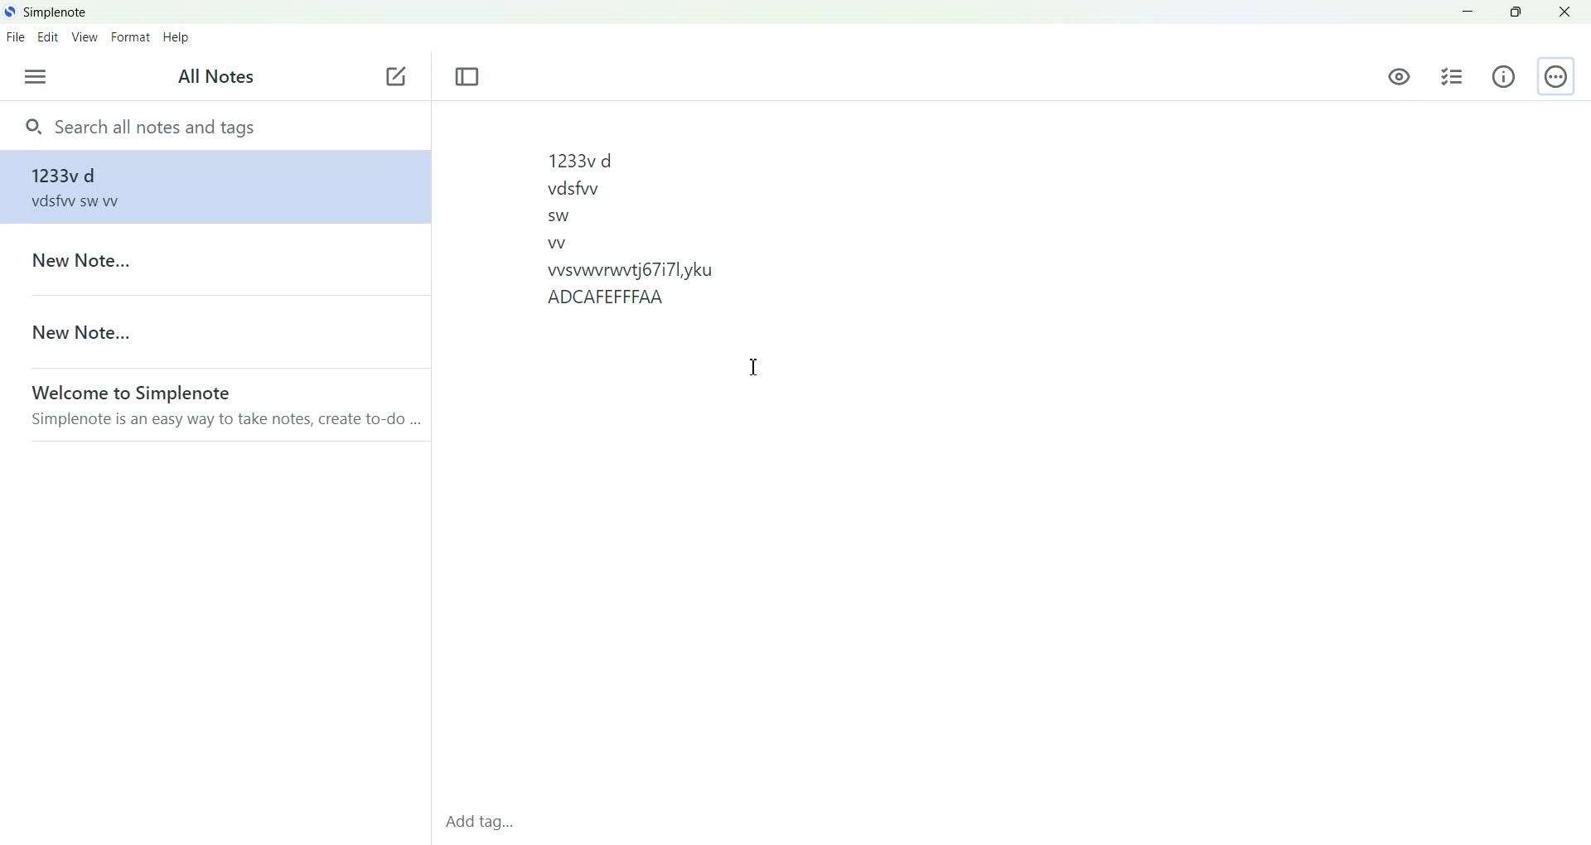 This screenshot has width=1591, height=845. I want to click on Note File - Welcome to Simplenote, so click(214, 404).